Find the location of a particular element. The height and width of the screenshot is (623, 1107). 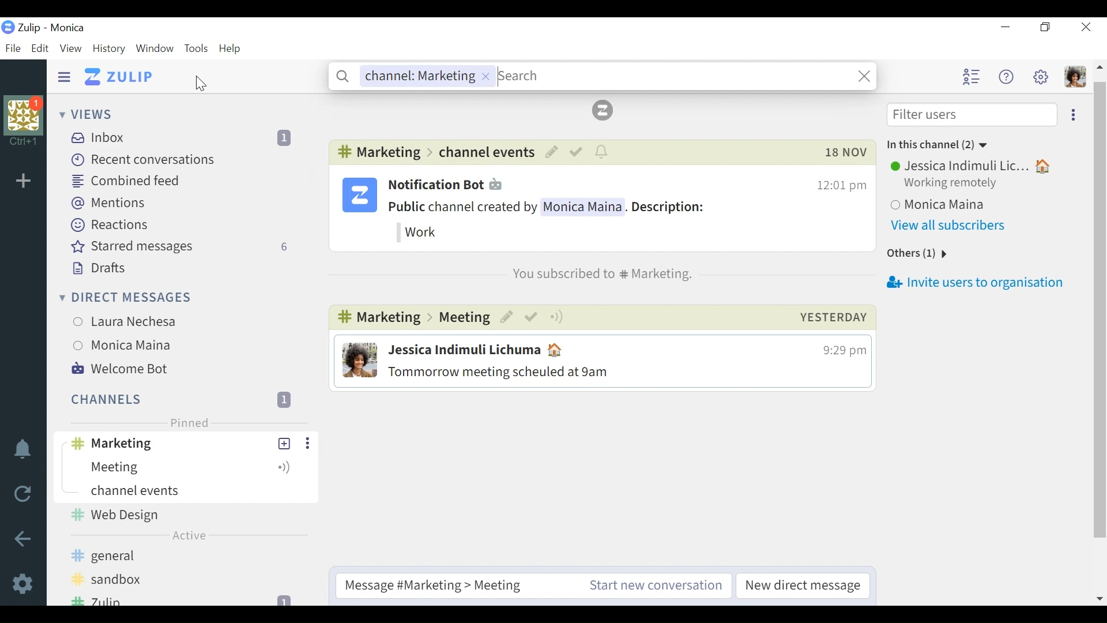

Combined feed is located at coordinates (125, 182).